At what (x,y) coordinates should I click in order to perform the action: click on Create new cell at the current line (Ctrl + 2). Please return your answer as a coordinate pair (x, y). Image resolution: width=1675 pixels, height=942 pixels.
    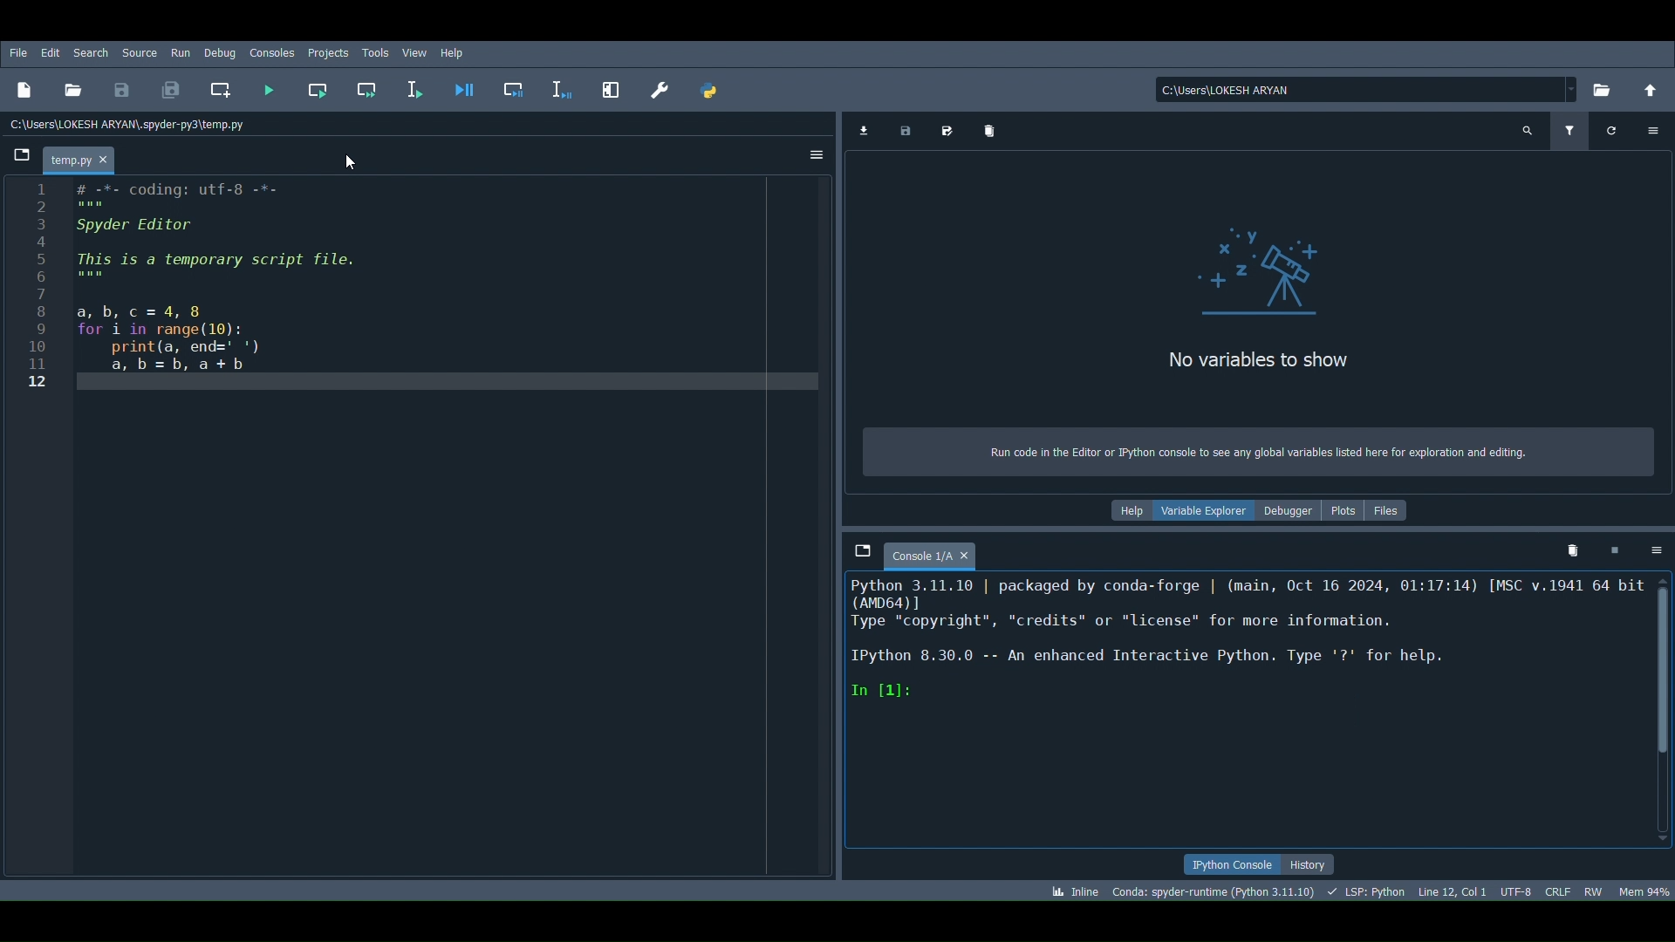
    Looking at the image, I should click on (219, 86).